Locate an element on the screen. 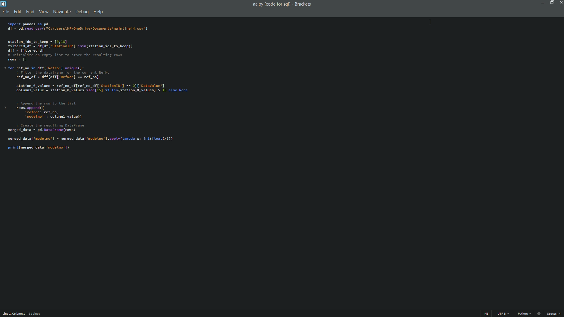 This screenshot has width=564, height=317. Brackets logo is located at coordinates (4, 4).